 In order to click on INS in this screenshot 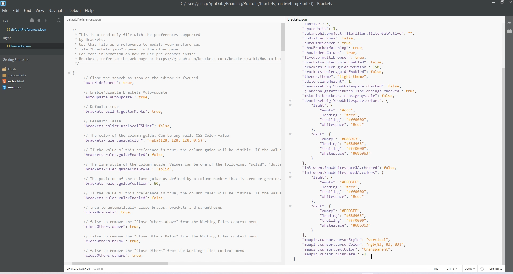, I will do `click(436, 269)`.